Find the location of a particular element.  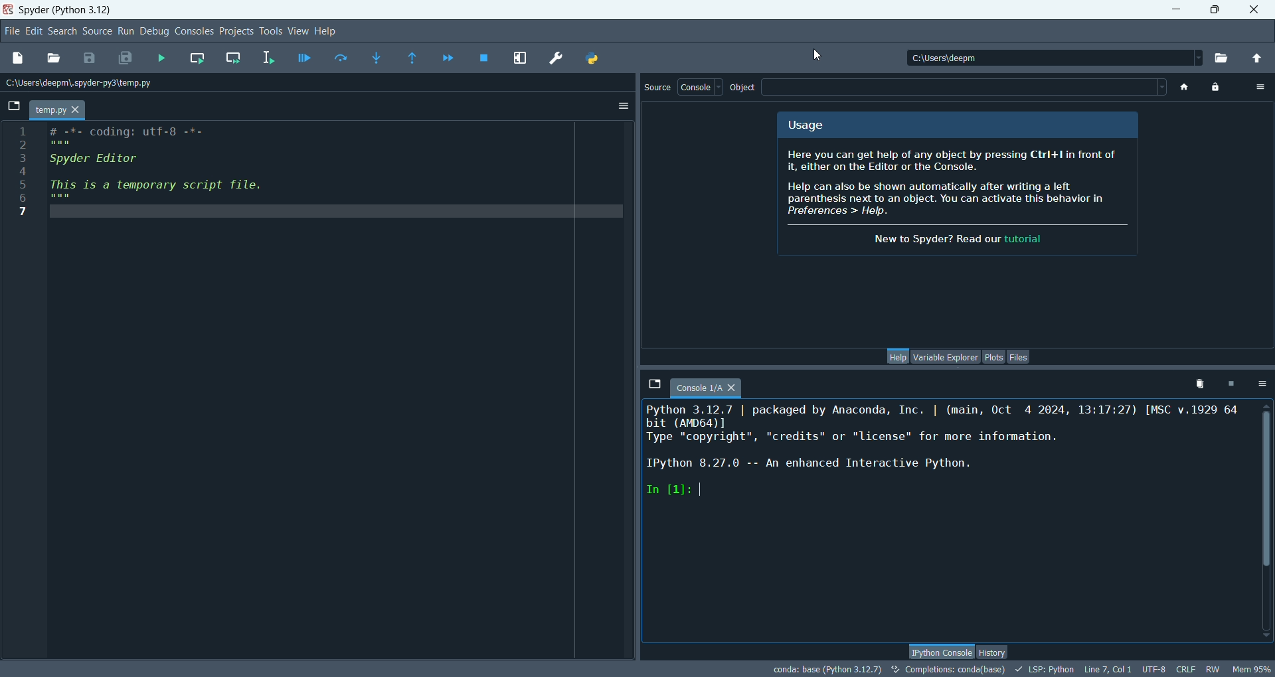

save all files is located at coordinates (126, 57).